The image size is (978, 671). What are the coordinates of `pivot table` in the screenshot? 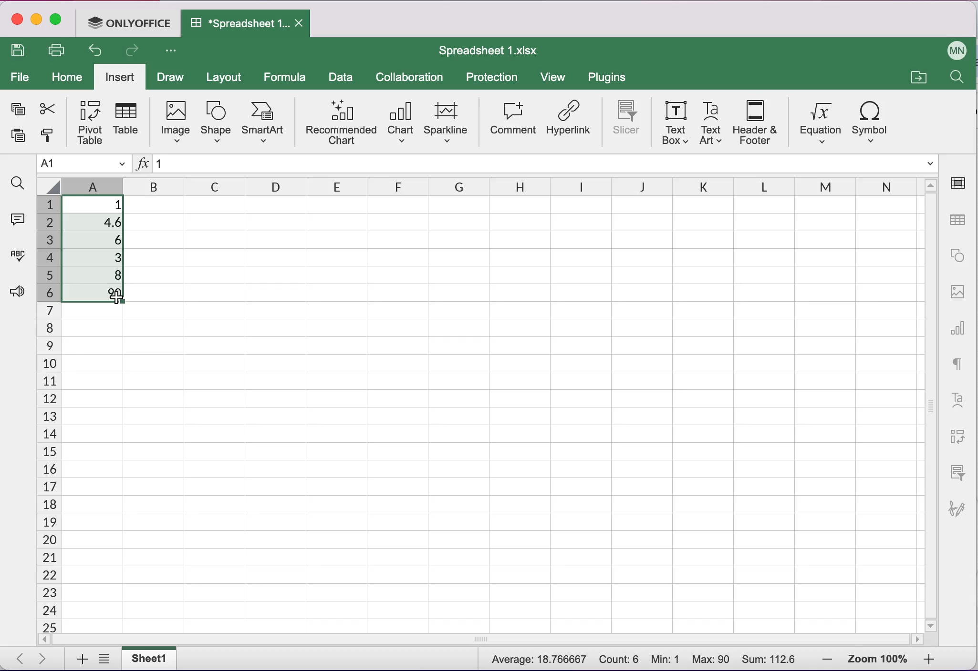 It's located at (958, 439).